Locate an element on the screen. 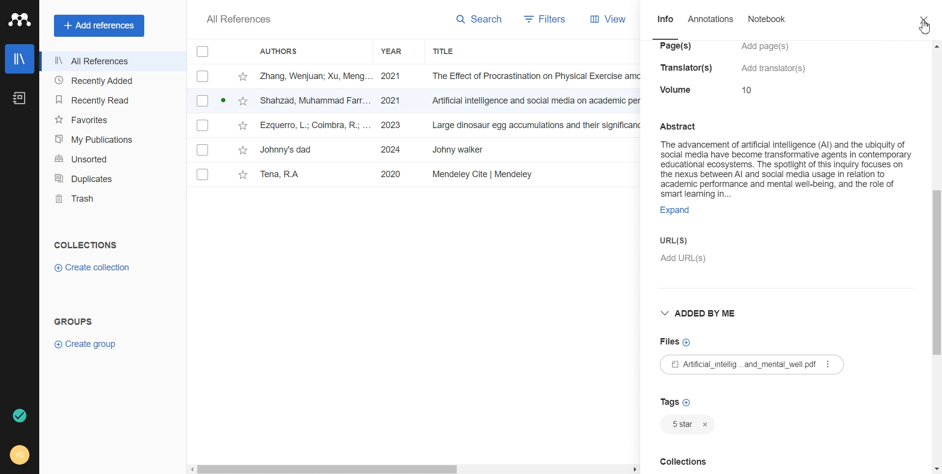  Duplicates is located at coordinates (111, 178).